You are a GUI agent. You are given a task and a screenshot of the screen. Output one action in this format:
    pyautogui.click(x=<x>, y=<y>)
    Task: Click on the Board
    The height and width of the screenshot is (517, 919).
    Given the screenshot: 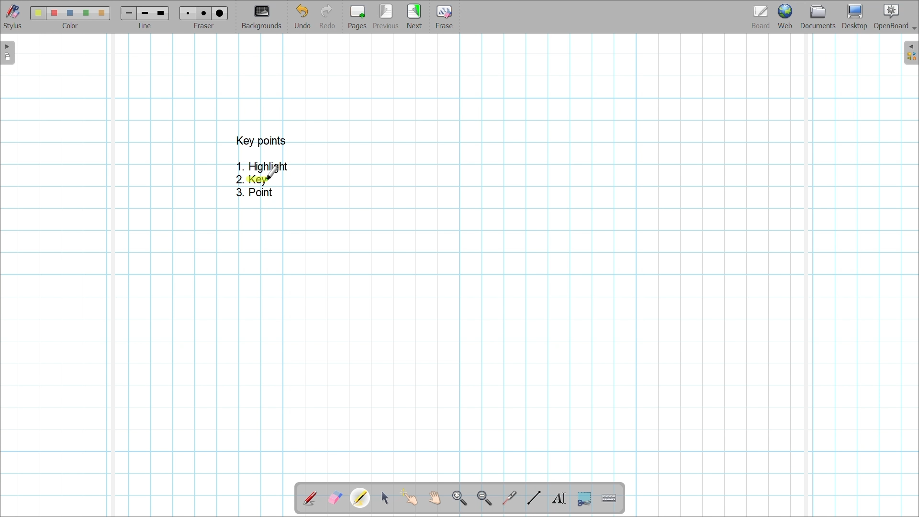 What is the action you would take?
    pyautogui.click(x=761, y=17)
    